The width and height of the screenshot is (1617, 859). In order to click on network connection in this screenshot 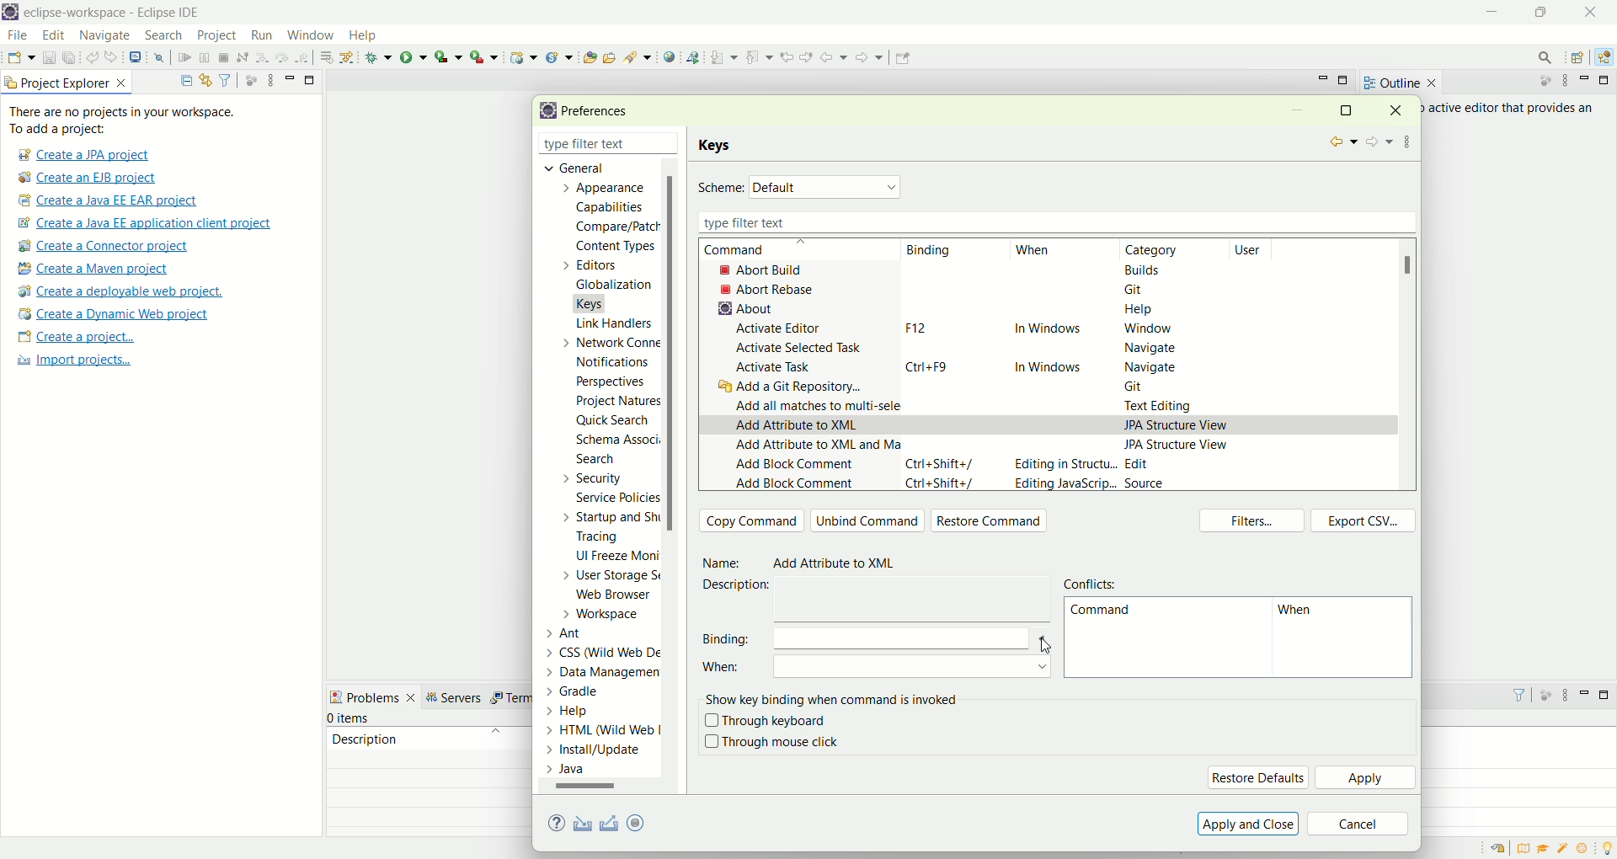, I will do `click(607, 342)`.